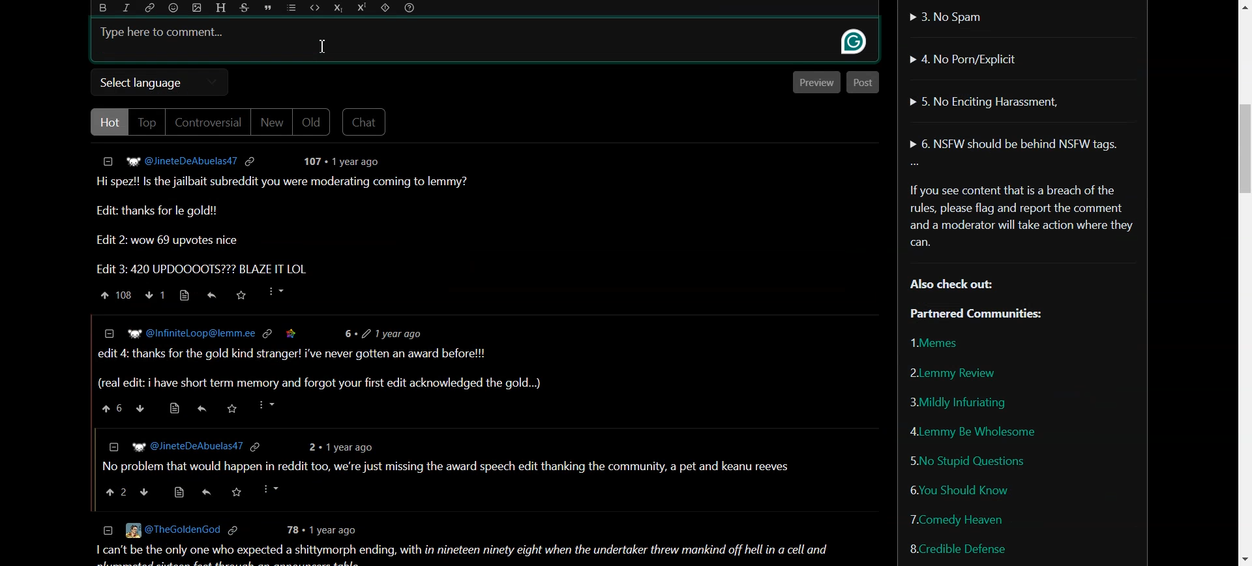  What do you see at coordinates (451, 40) in the screenshot?
I see `Typing bar` at bounding box center [451, 40].